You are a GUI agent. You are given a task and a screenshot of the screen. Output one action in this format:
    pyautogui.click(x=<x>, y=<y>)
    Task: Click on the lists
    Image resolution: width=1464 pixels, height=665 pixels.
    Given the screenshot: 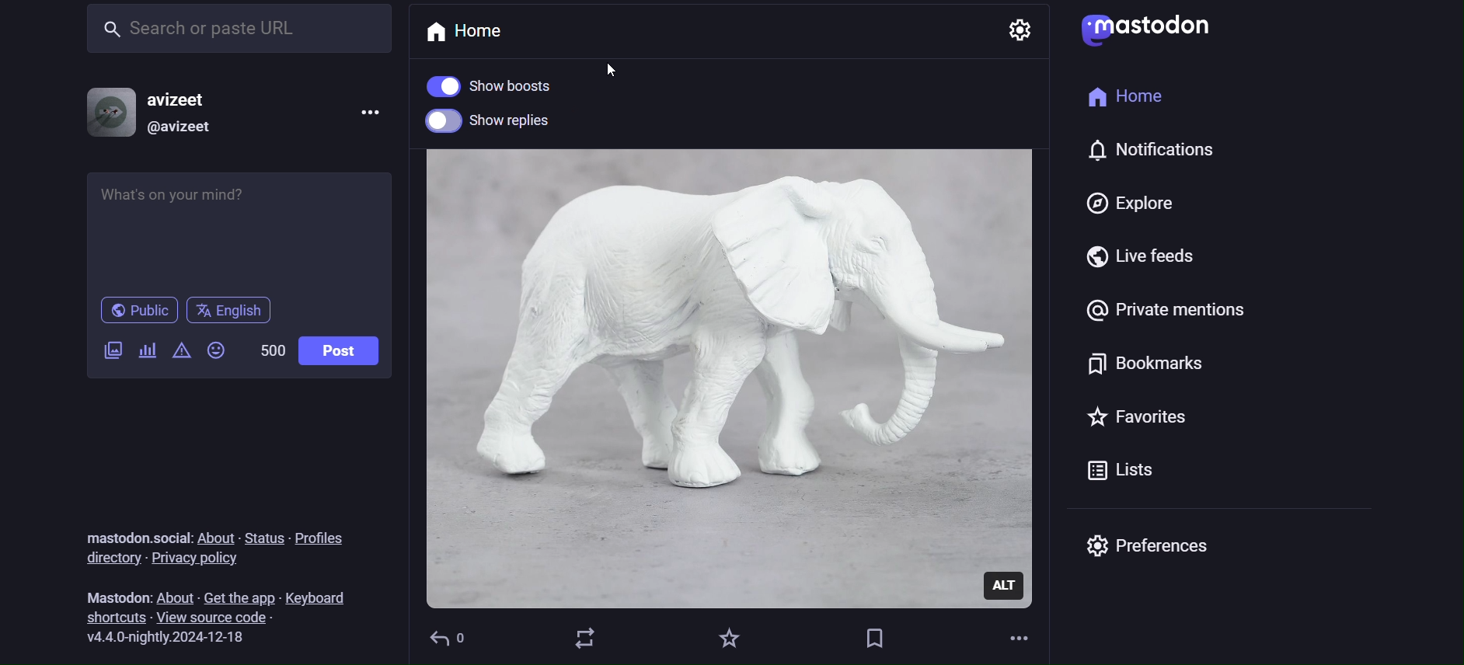 What is the action you would take?
    pyautogui.click(x=1117, y=474)
    